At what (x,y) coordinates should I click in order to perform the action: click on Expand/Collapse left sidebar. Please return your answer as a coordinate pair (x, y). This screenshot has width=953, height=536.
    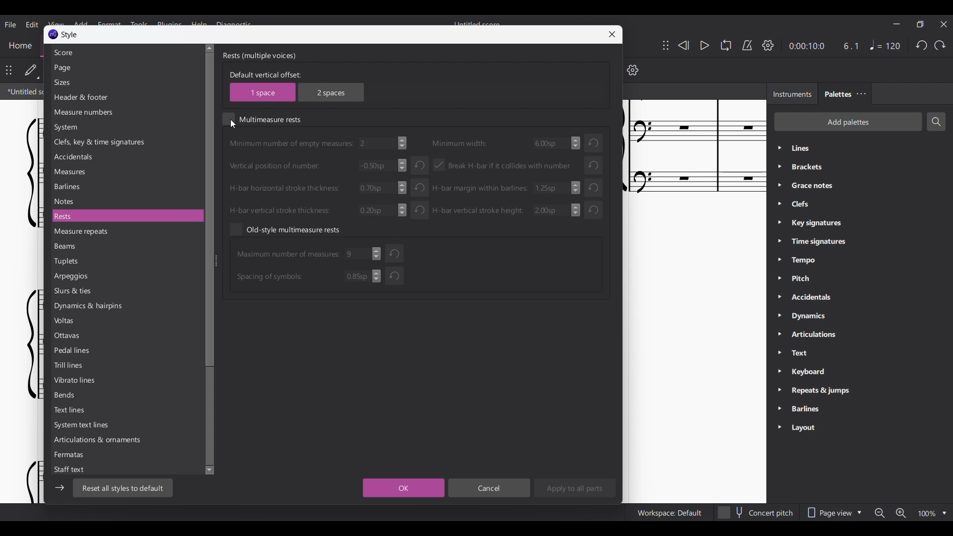
    Looking at the image, I should click on (59, 488).